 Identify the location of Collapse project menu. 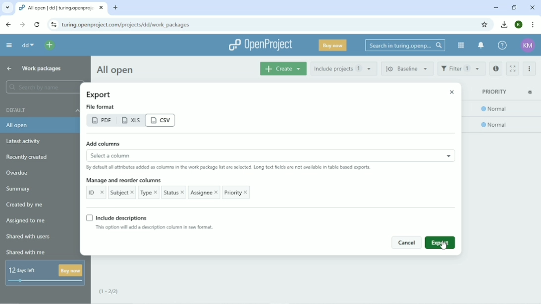
(9, 45).